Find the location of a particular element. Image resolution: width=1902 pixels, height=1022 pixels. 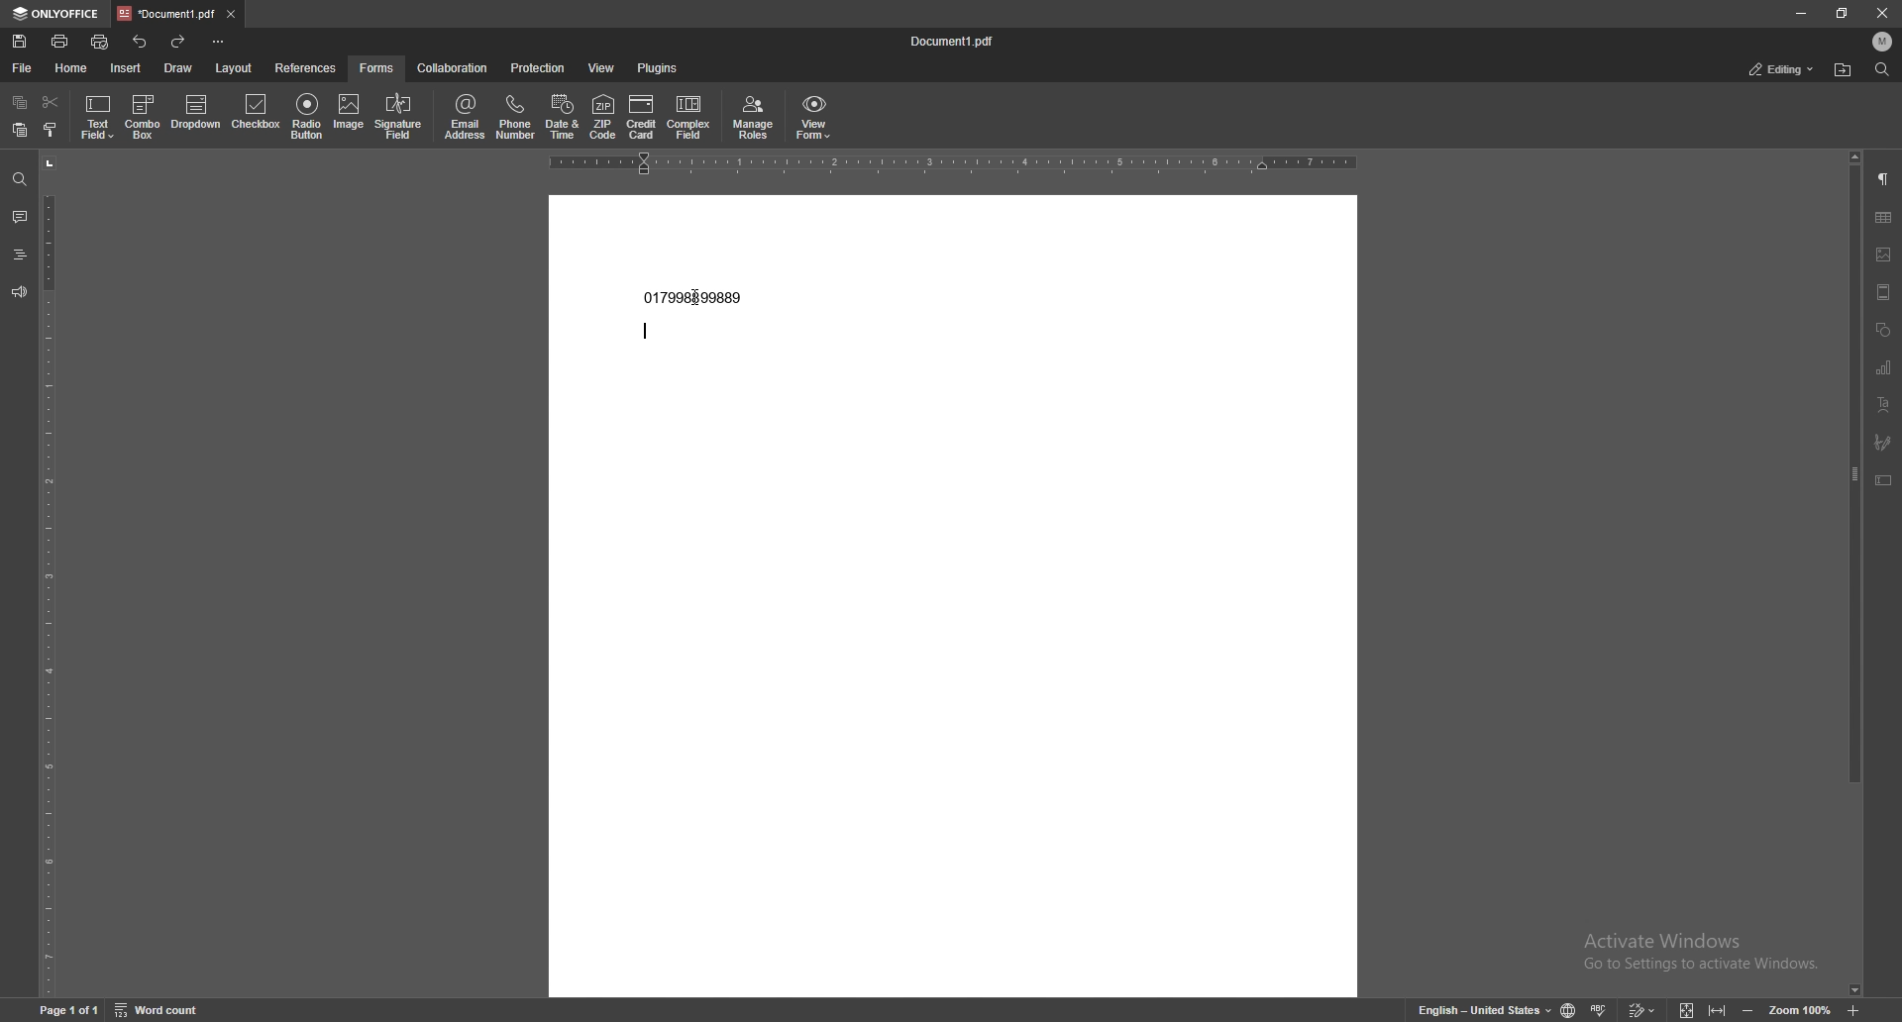

plugins is located at coordinates (660, 68).